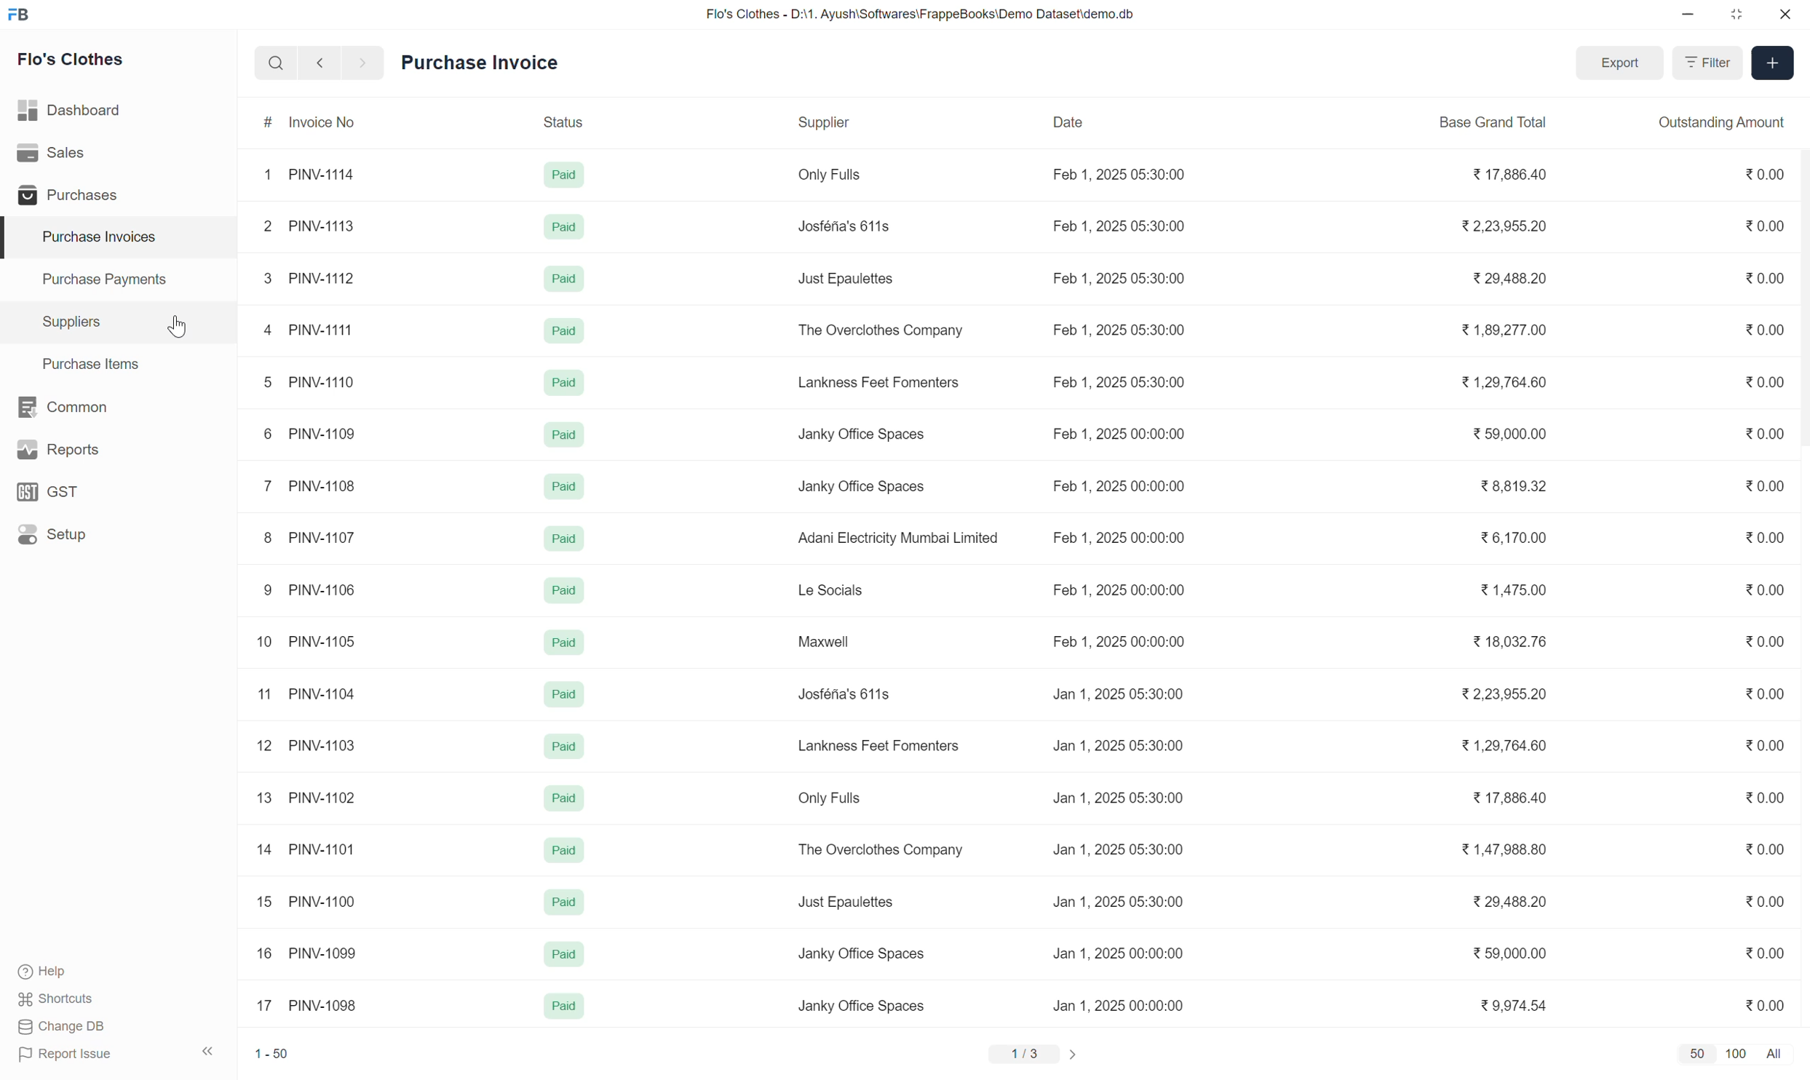 Image resolution: width=1810 pixels, height=1080 pixels. Describe the element at coordinates (1763, 798) in the screenshot. I see `0.00` at that location.